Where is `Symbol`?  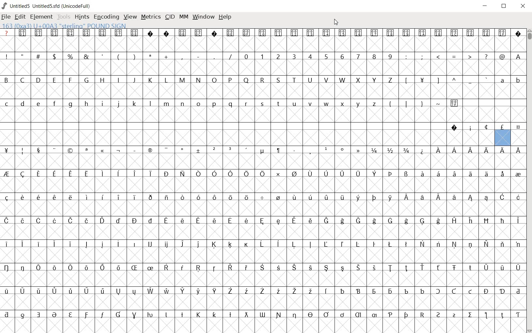
Symbol is located at coordinates (246, 244).